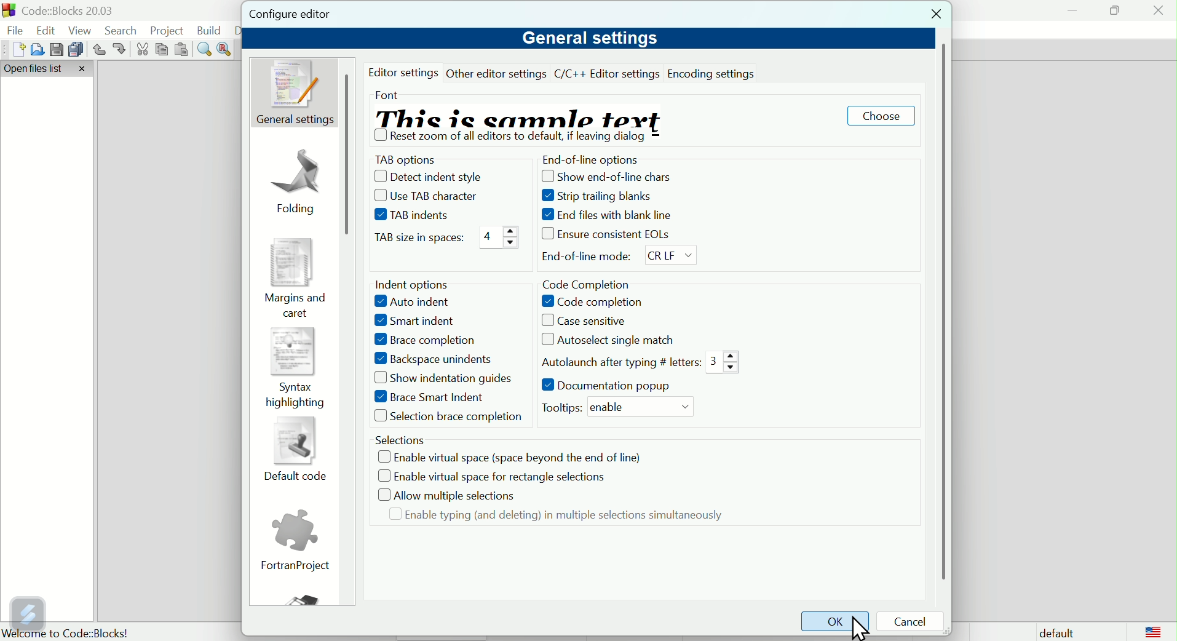  Describe the element at coordinates (293, 277) in the screenshot. I see `Margins and caret` at that location.